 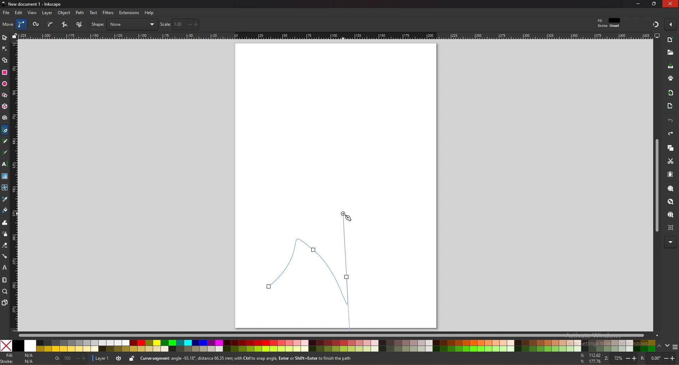 I want to click on layer, so click(x=47, y=13).